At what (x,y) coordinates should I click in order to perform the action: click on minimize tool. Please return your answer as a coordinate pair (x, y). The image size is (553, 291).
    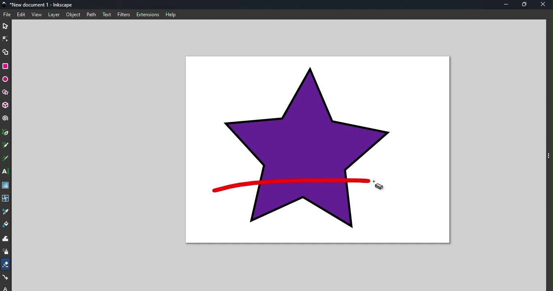
    Looking at the image, I should click on (506, 4).